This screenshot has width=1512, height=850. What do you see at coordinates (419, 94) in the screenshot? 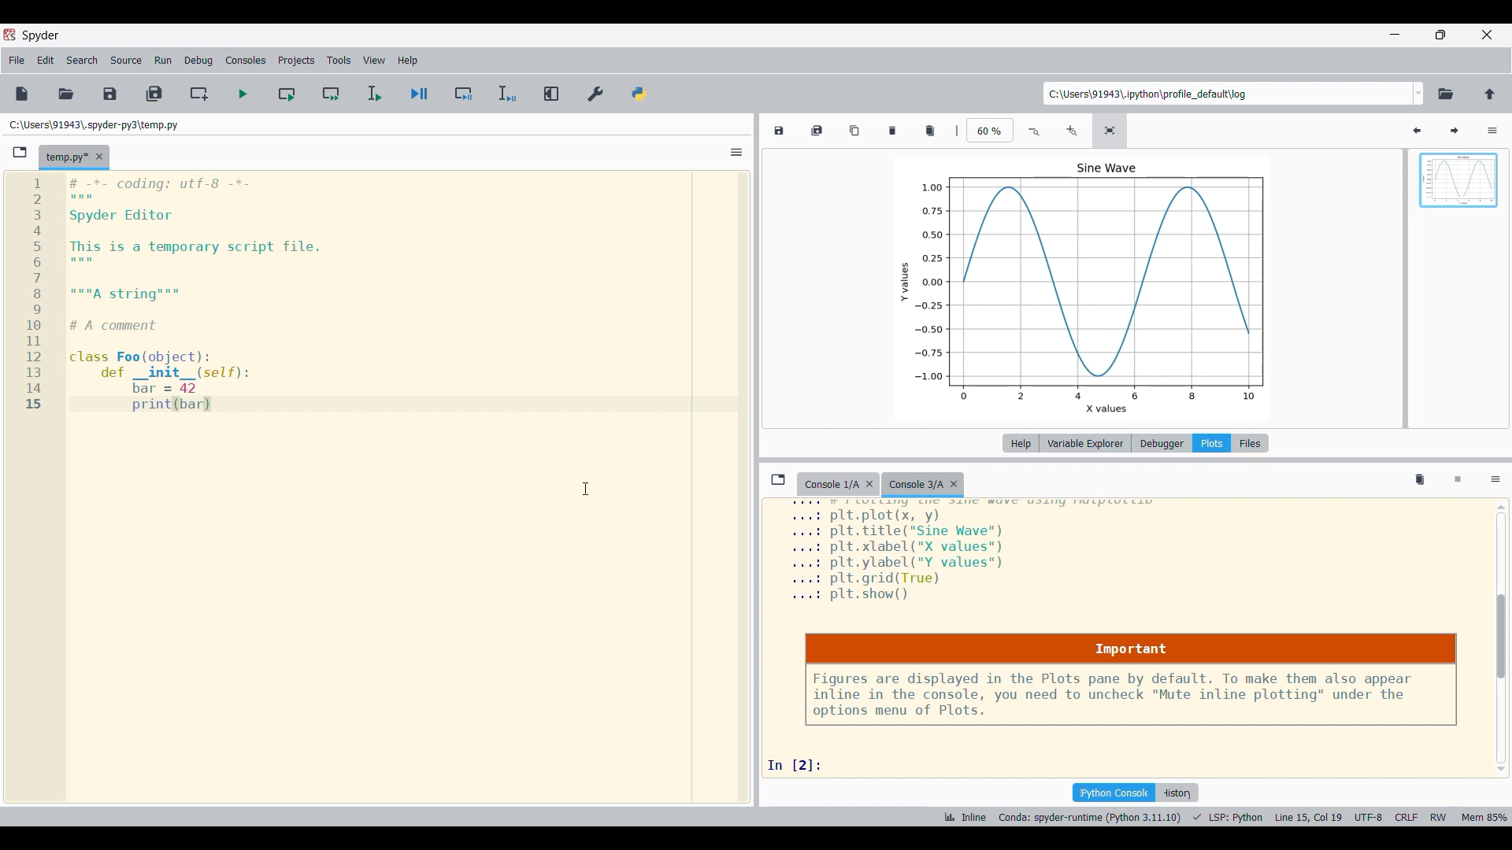
I see `Debug file` at bounding box center [419, 94].